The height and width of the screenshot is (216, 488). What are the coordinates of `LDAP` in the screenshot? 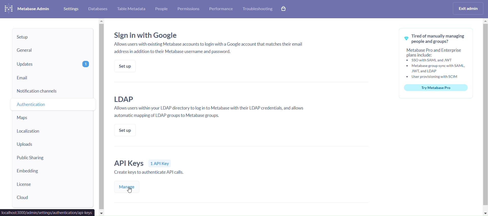 It's located at (212, 107).